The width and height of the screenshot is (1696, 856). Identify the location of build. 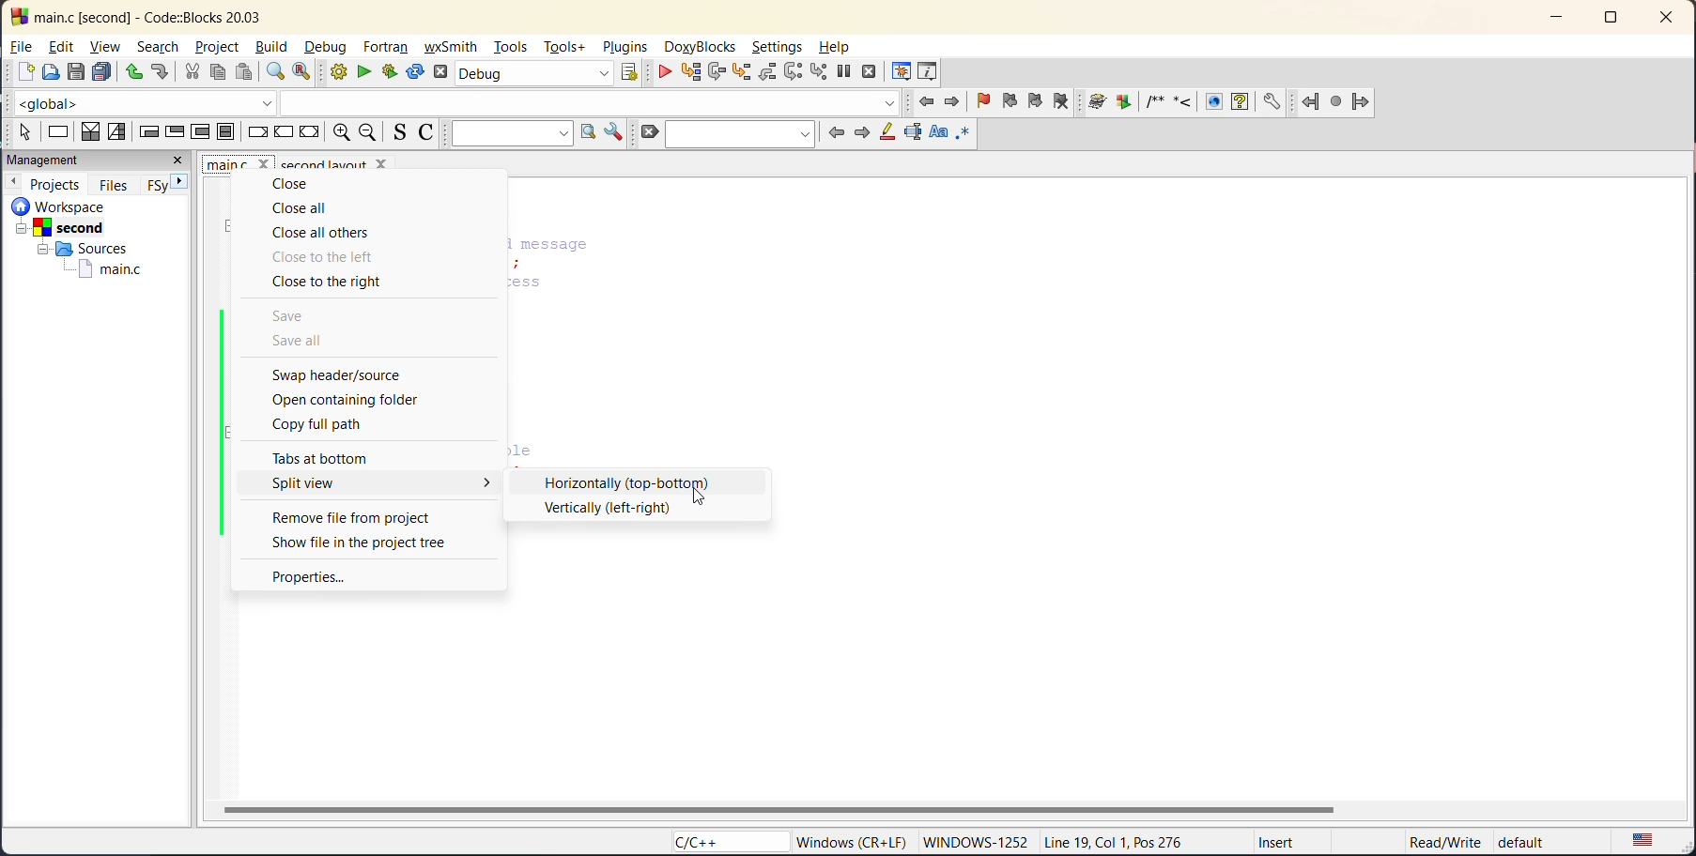
(333, 71).